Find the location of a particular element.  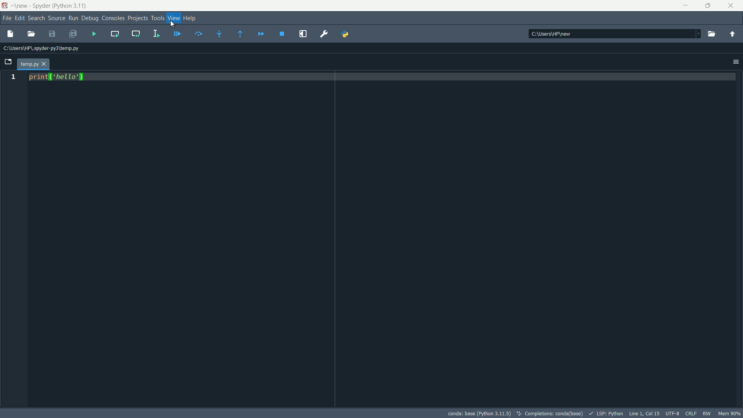

rw is located at coordinates (707, 413).